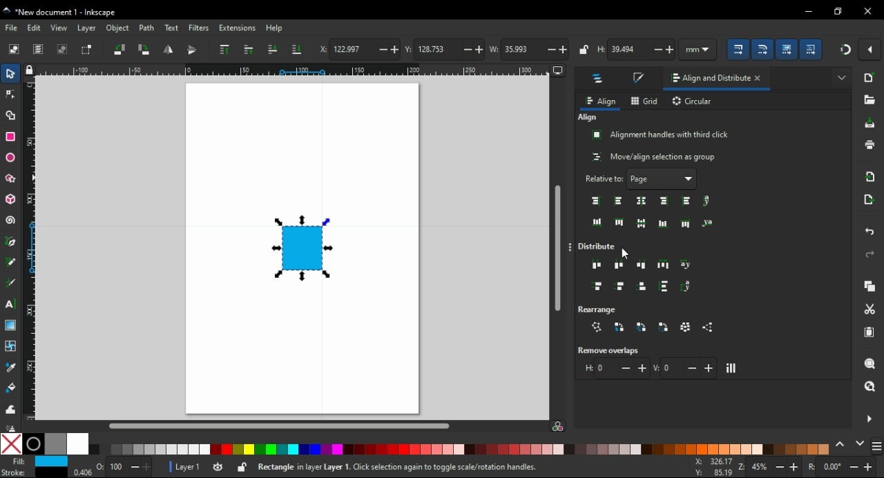 This screenshot has width=884, height=478. Describe the element at coordinates (225, 49) in the screenshot. I see `raise to top` at that location.